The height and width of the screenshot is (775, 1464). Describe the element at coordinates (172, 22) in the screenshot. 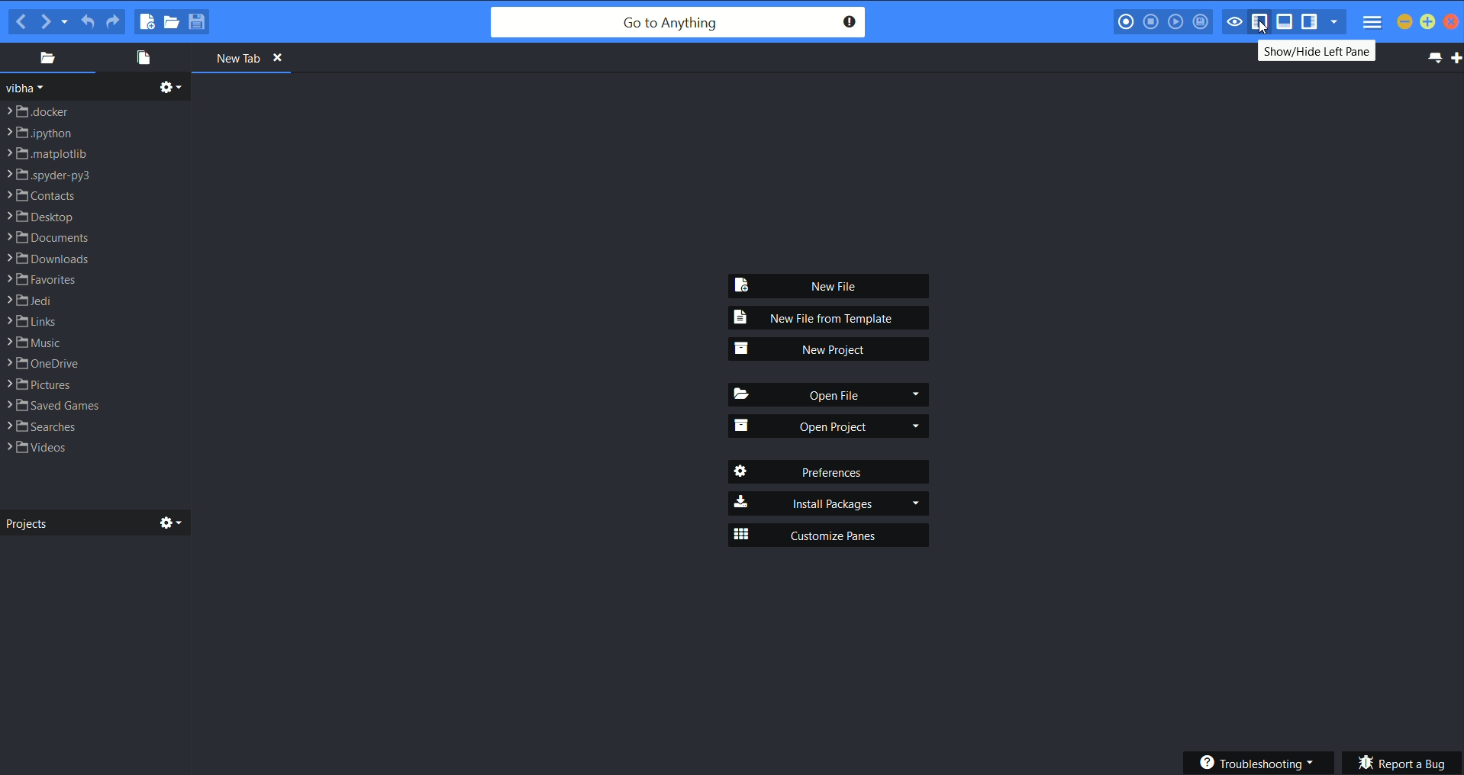

I see `open file` at that location.